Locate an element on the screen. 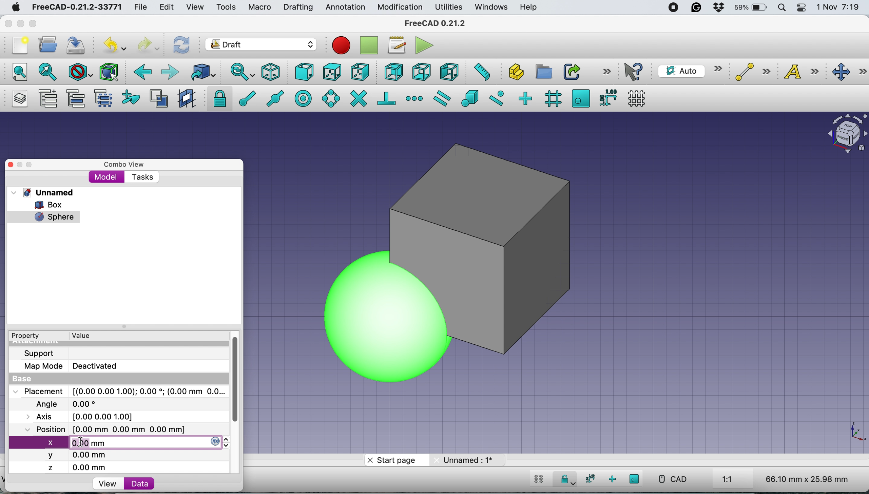 The image size is (869, 494). forward is located at coordinates (170, 72).